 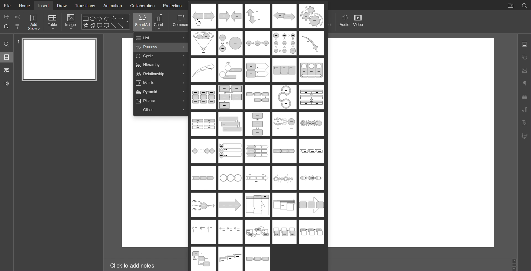 What do you see at coordinates (160, 56) in the screenshot?
I see `Cycle` at bounding box center [160, 56].